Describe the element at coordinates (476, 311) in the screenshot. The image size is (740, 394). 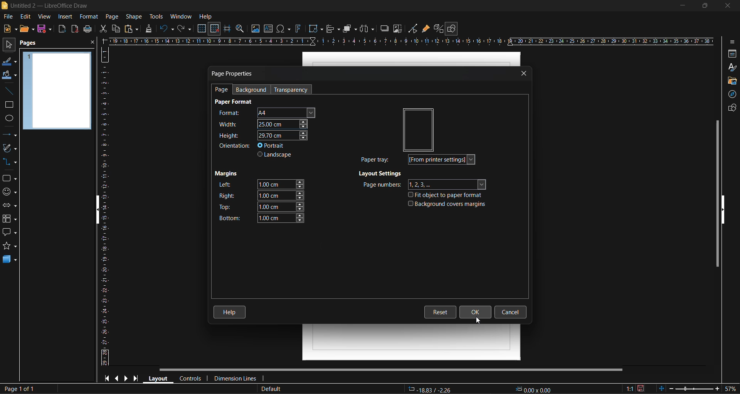
I see `ok` at that location.